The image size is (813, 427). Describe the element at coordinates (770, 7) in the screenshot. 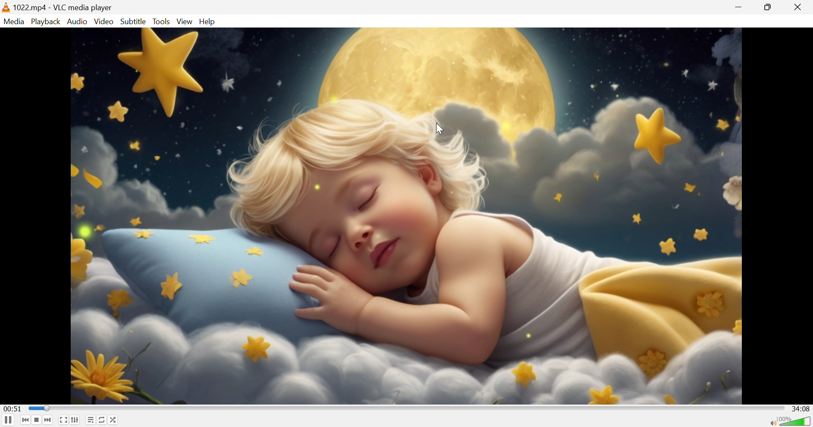

I see `Restore down` at that location.